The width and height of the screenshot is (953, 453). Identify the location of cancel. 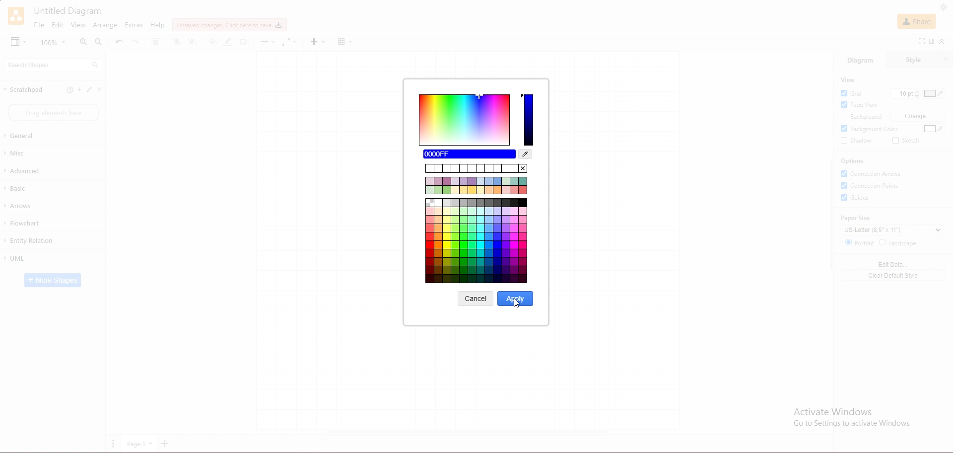
(474, 299).